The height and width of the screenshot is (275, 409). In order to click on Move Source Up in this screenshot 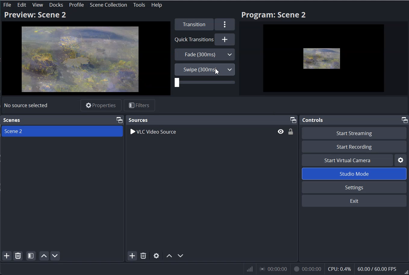, I will do `click(168, 255)`.